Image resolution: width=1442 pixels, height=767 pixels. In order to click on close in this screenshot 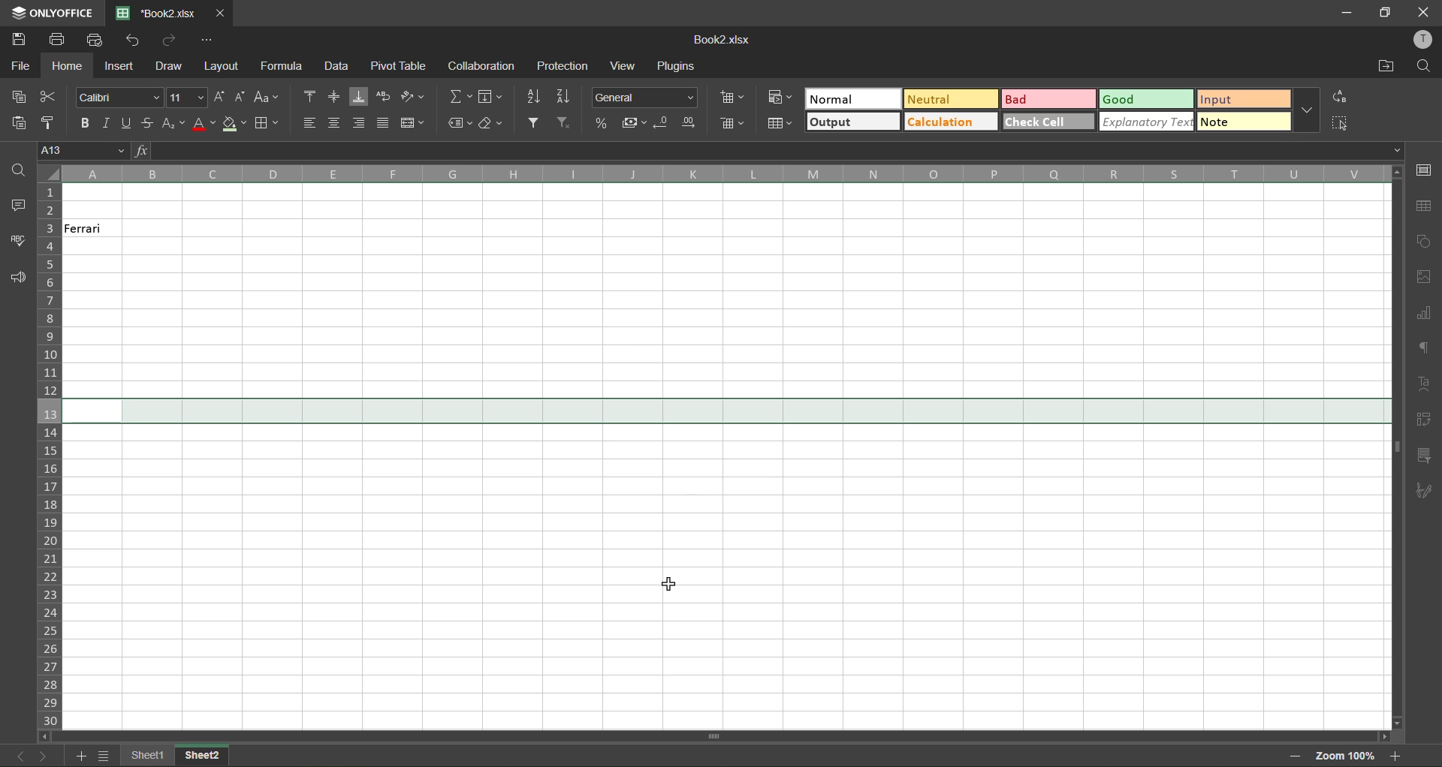, I will do `click(1425, 11)`.